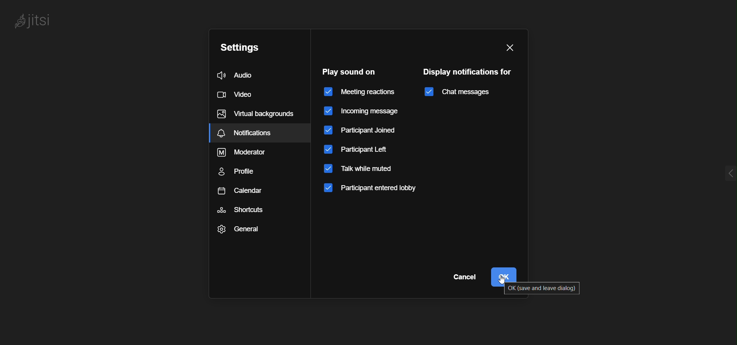  I want to click on shortcuts, so click(242, 211).